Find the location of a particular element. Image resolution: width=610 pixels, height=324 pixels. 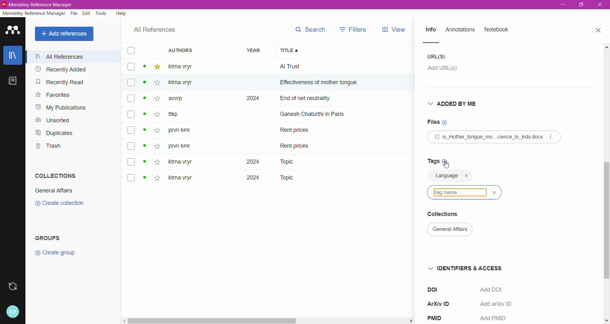

box is located at coordinates (132, 146).